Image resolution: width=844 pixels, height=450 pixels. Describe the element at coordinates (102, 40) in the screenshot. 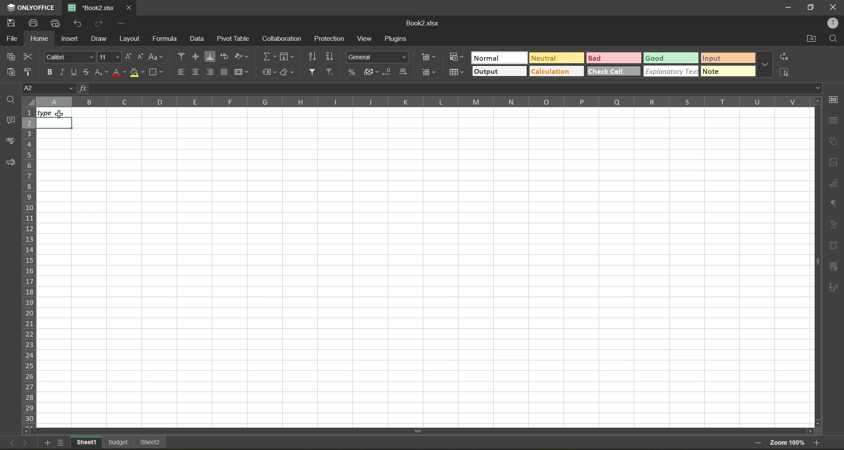

I see `draw` at that location.